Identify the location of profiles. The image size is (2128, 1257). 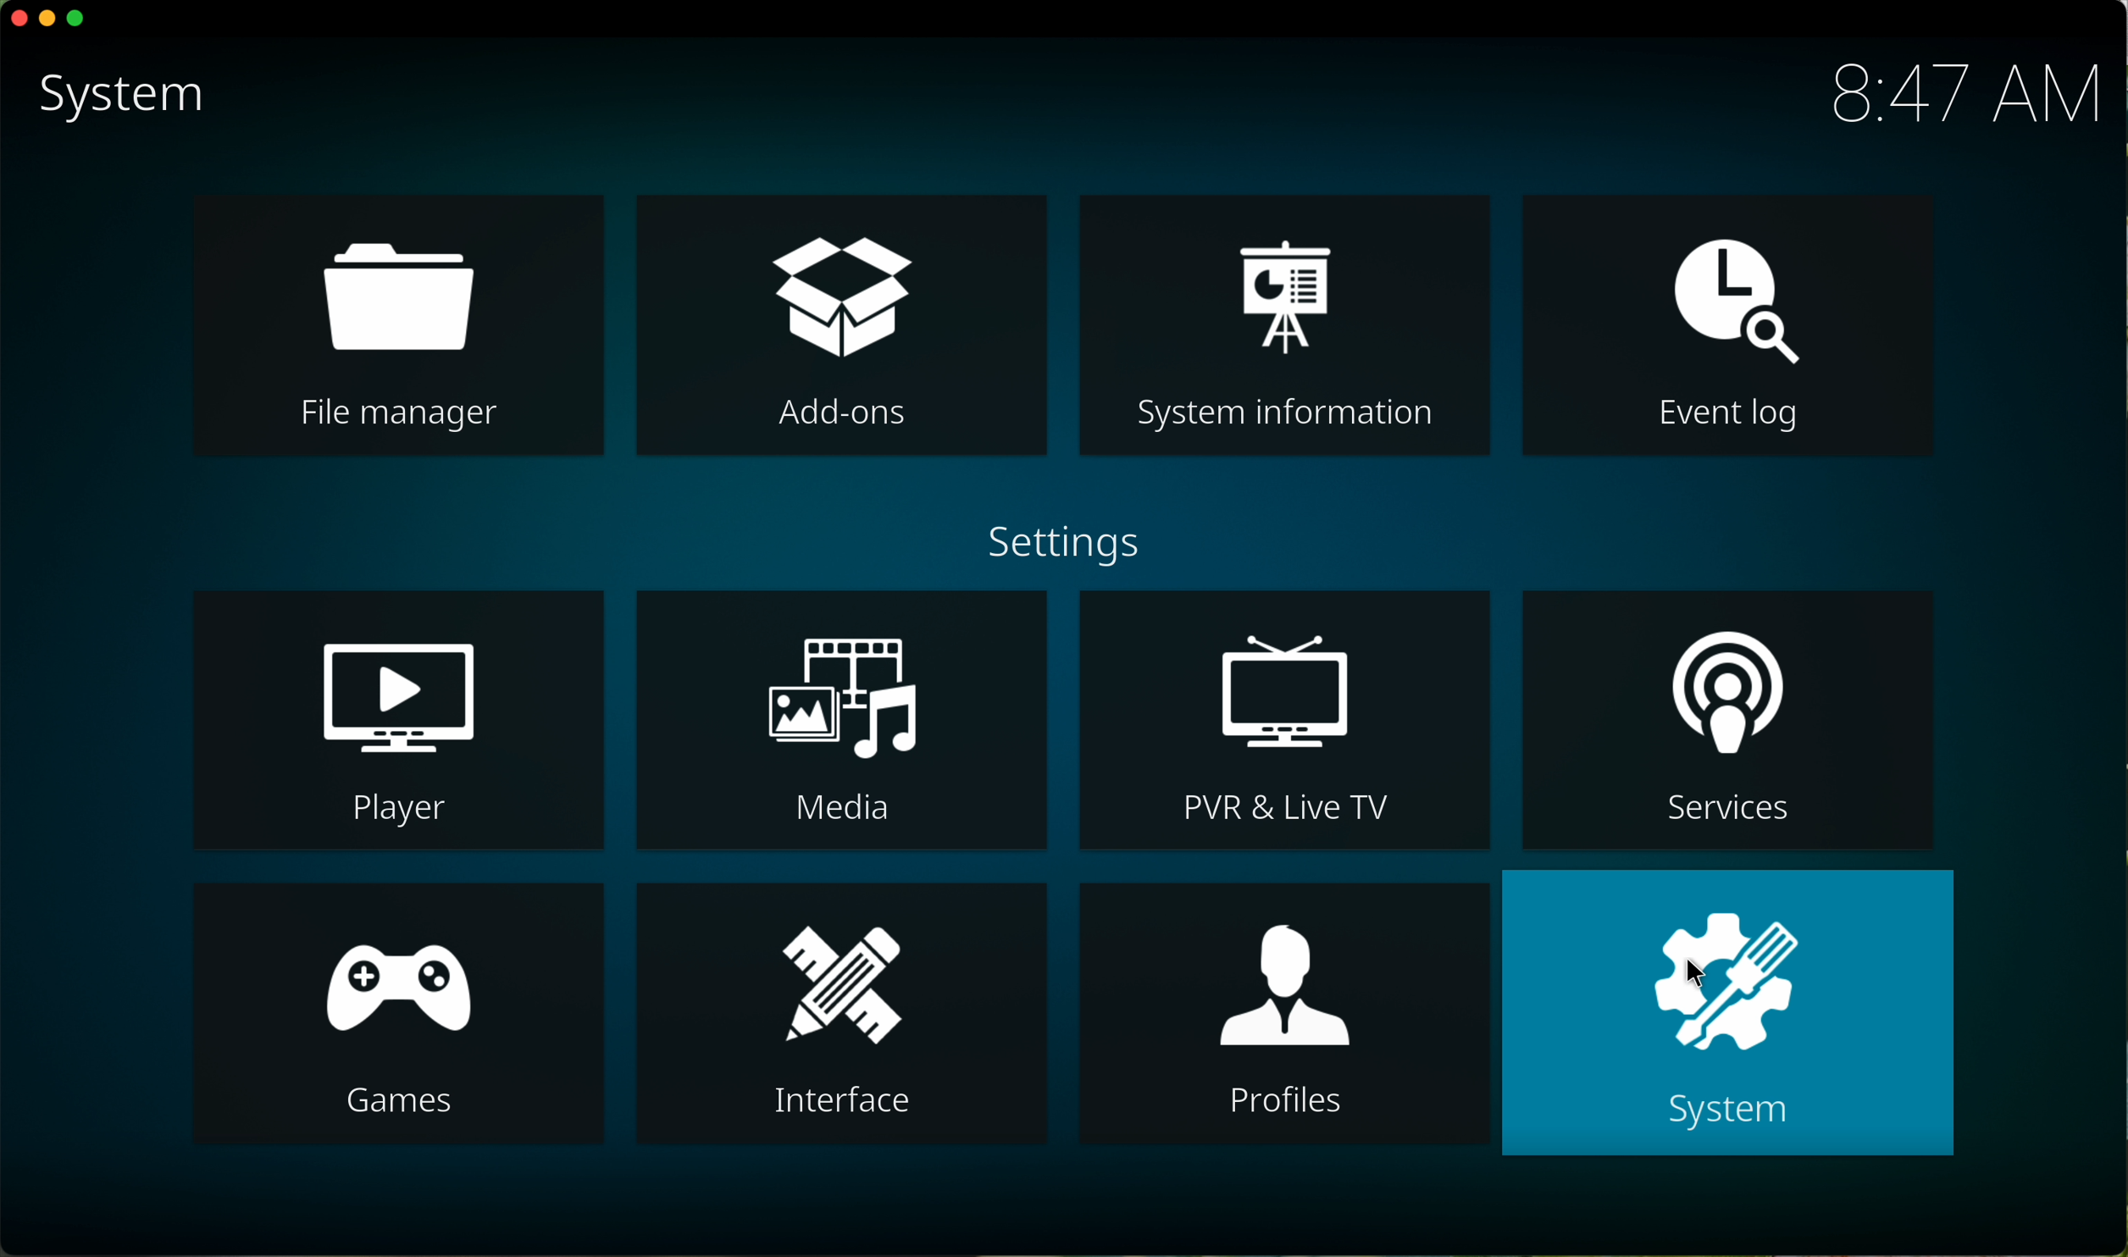
(1284, 1012).